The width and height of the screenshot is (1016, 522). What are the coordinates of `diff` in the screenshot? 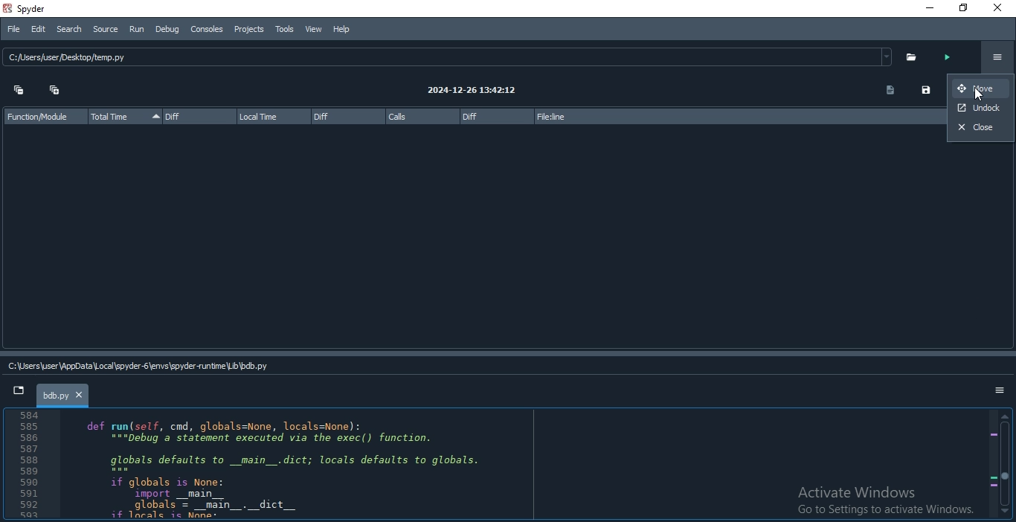 It's located at (494, 116).